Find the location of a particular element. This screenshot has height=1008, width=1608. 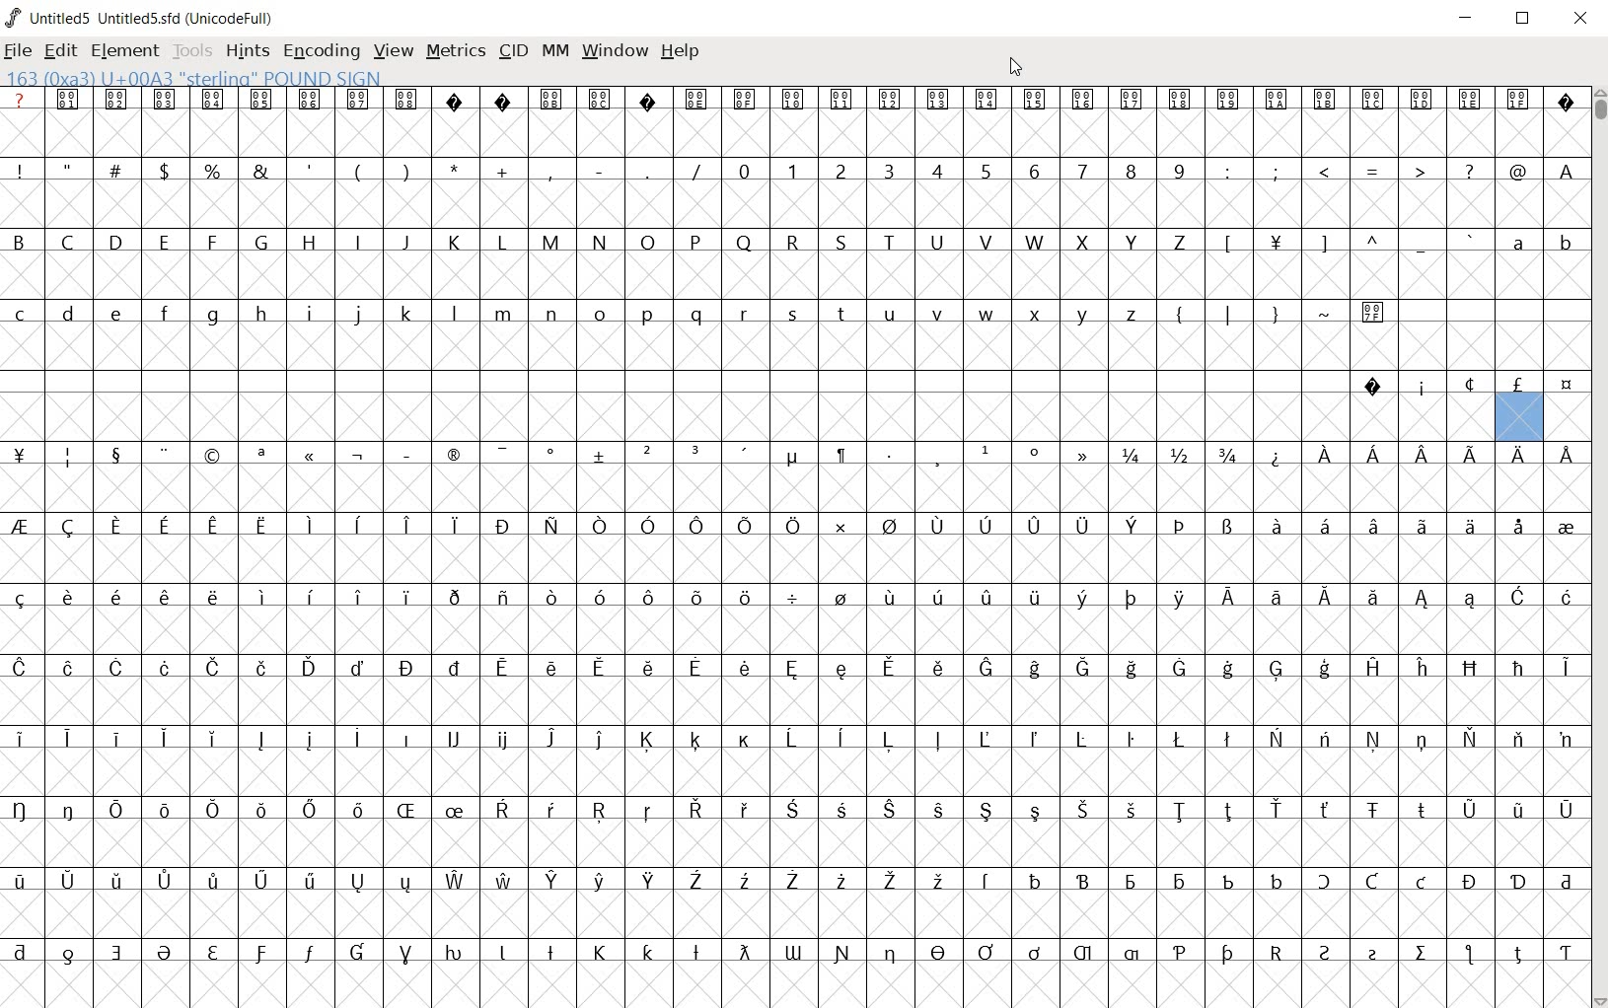

Symbol is located at coordinates (113, 454).